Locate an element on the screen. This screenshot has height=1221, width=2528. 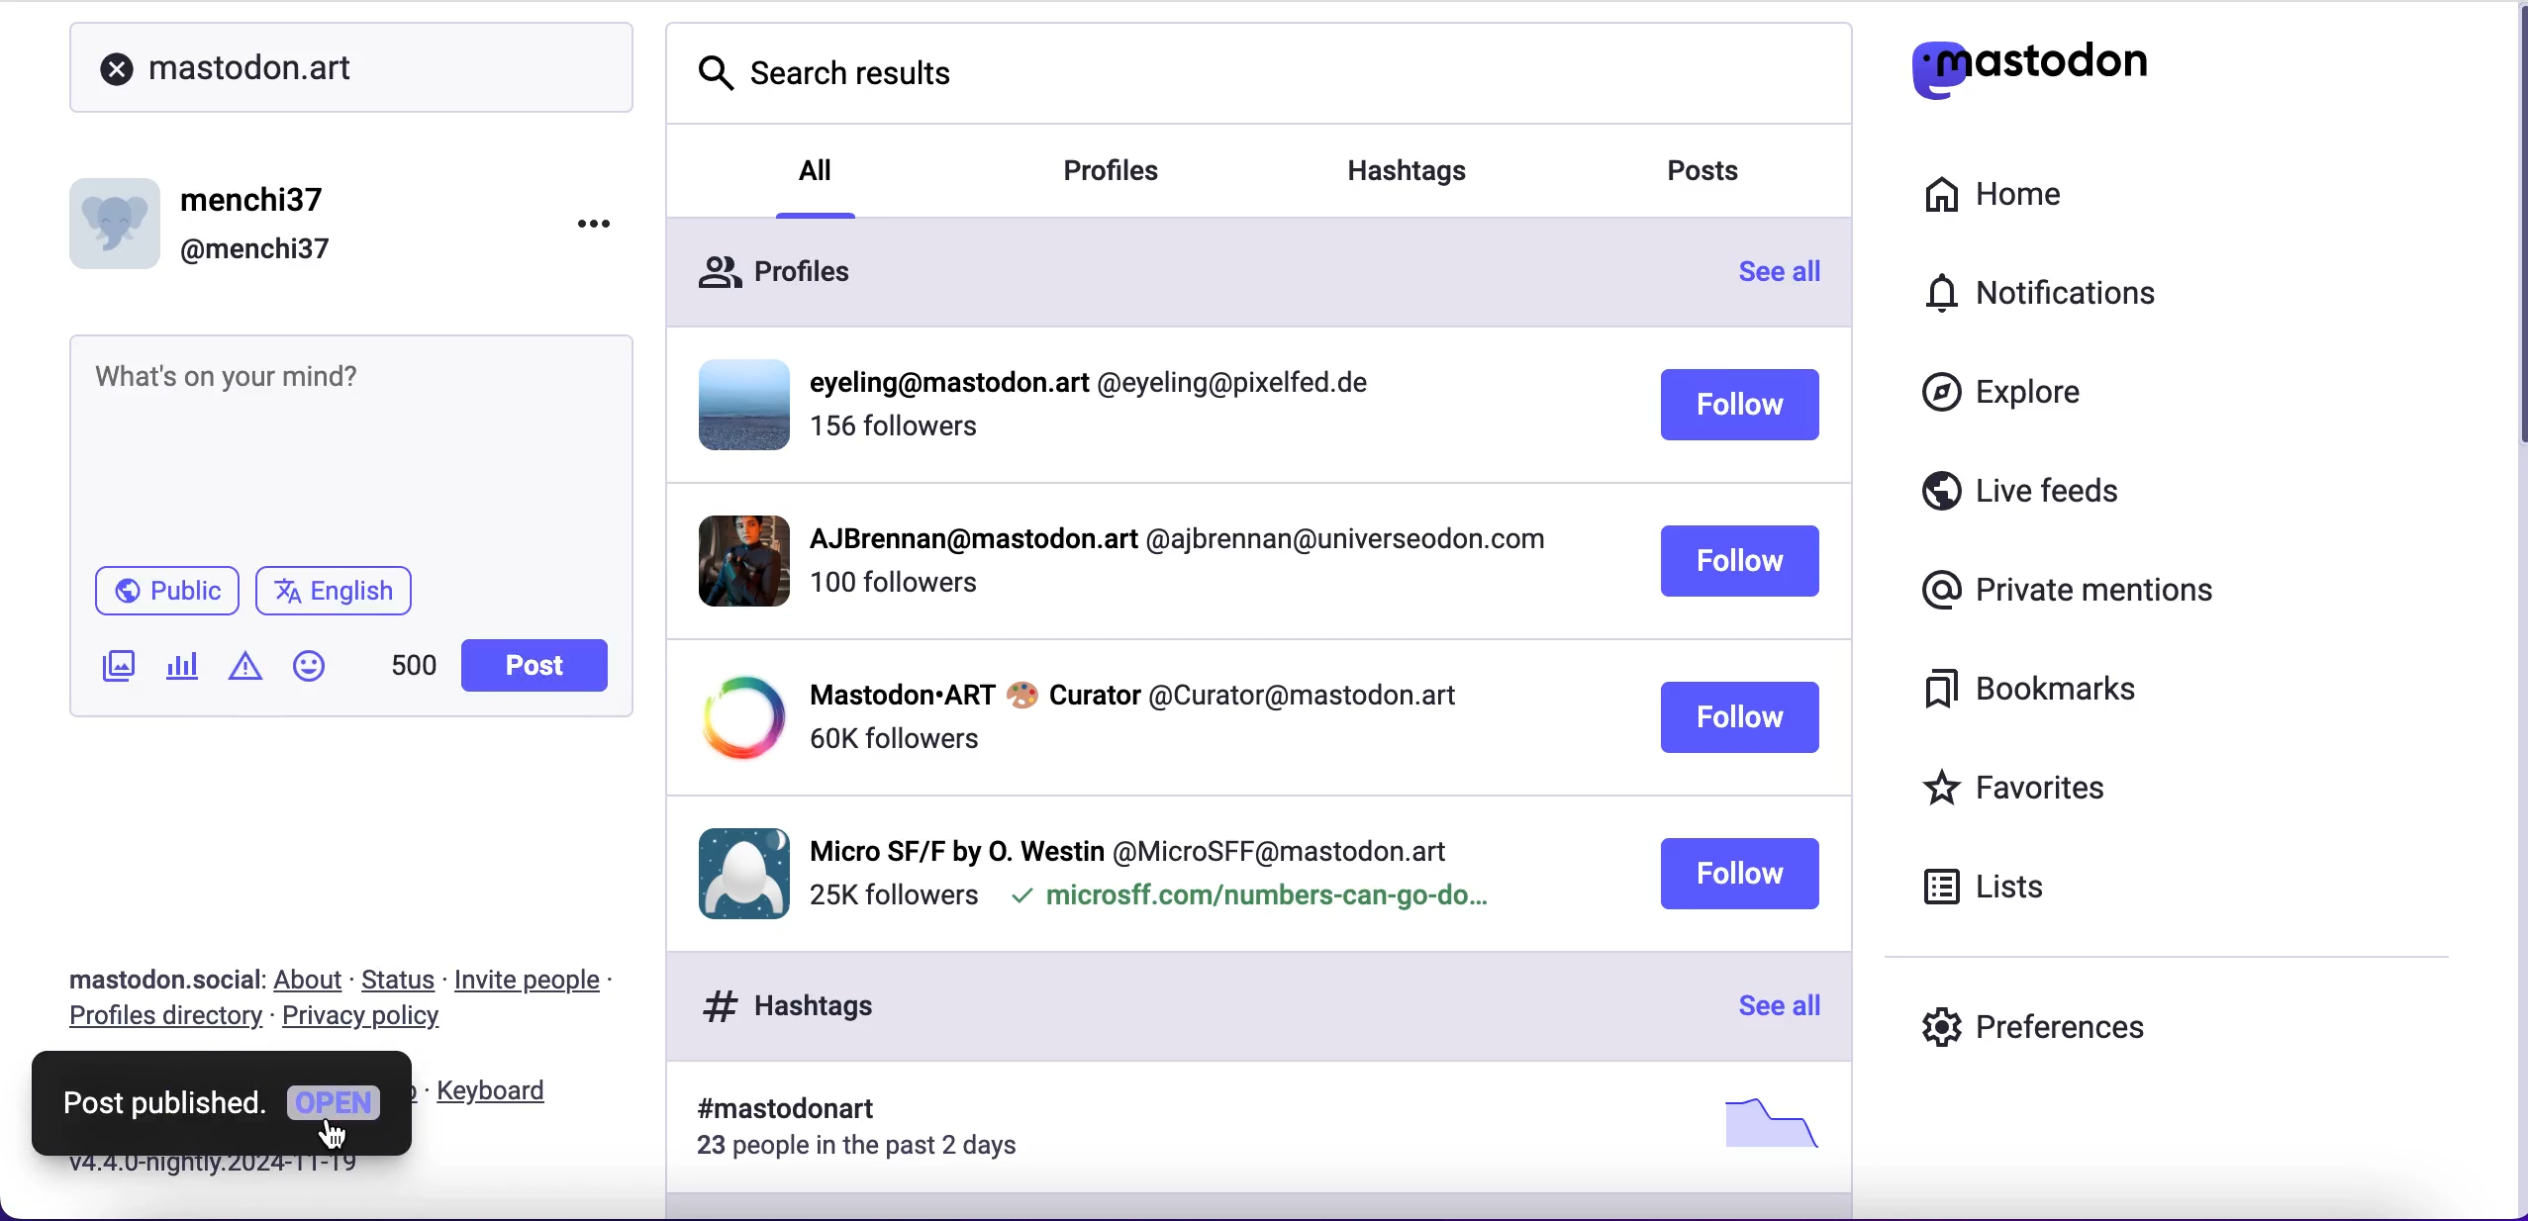
mastodon.social is located at coordinates (154, 977).